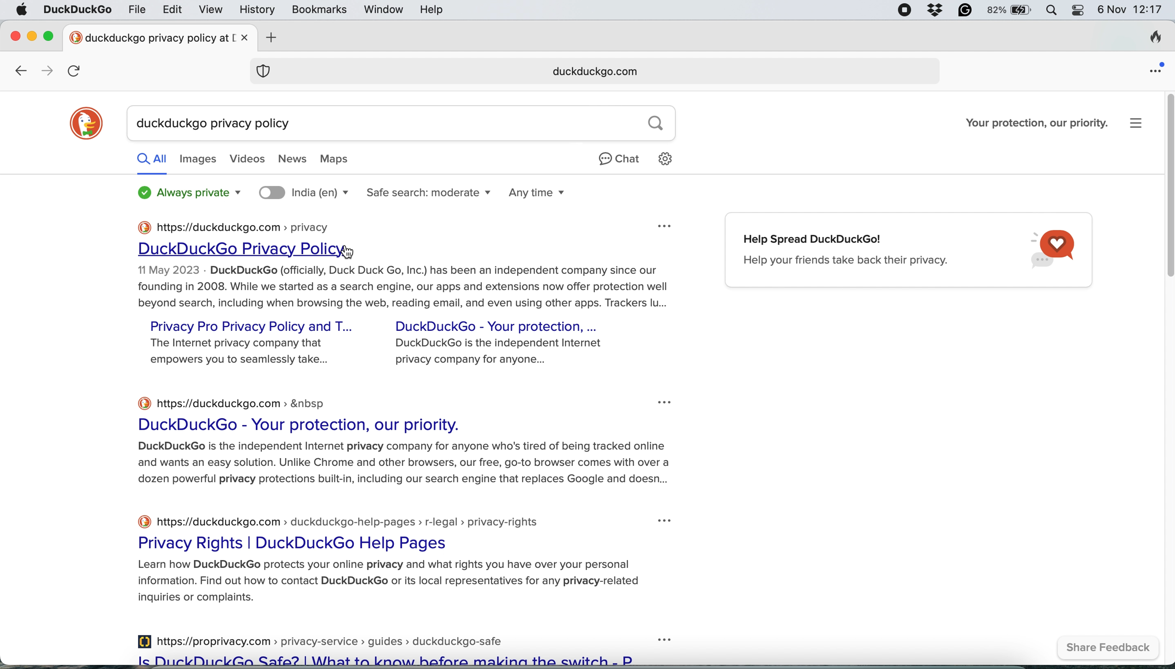 The height and width of the screenshot is (669, 1175). Describe the element at coordinates (1149, 39) in the screenshot. I see `clear browsing history` at that location.